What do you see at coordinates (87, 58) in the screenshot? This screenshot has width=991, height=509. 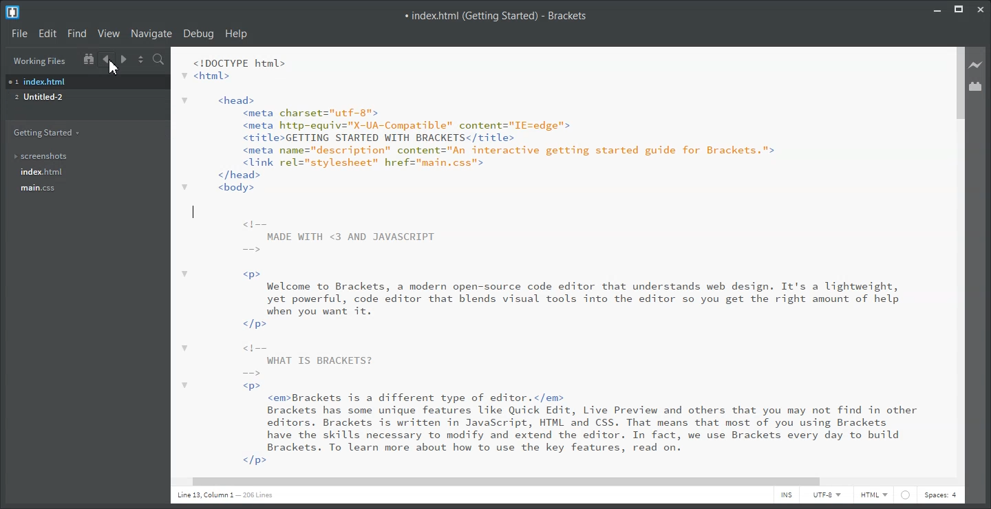 I see `Show in the file Tree` at bounding box center [87, 58].